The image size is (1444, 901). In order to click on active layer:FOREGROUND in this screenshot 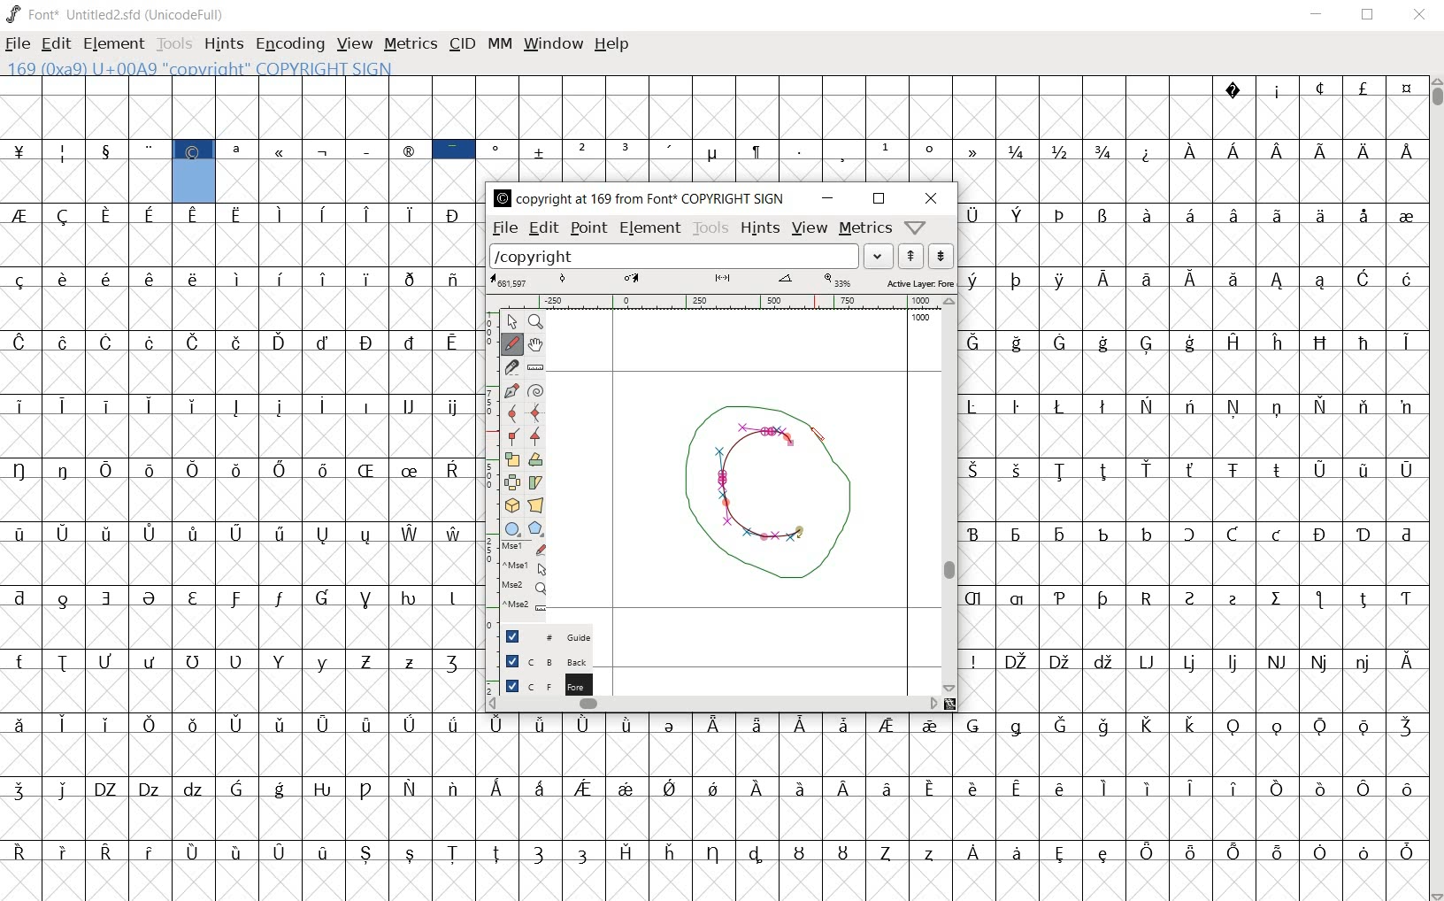, I will do `click(721, 281)`.